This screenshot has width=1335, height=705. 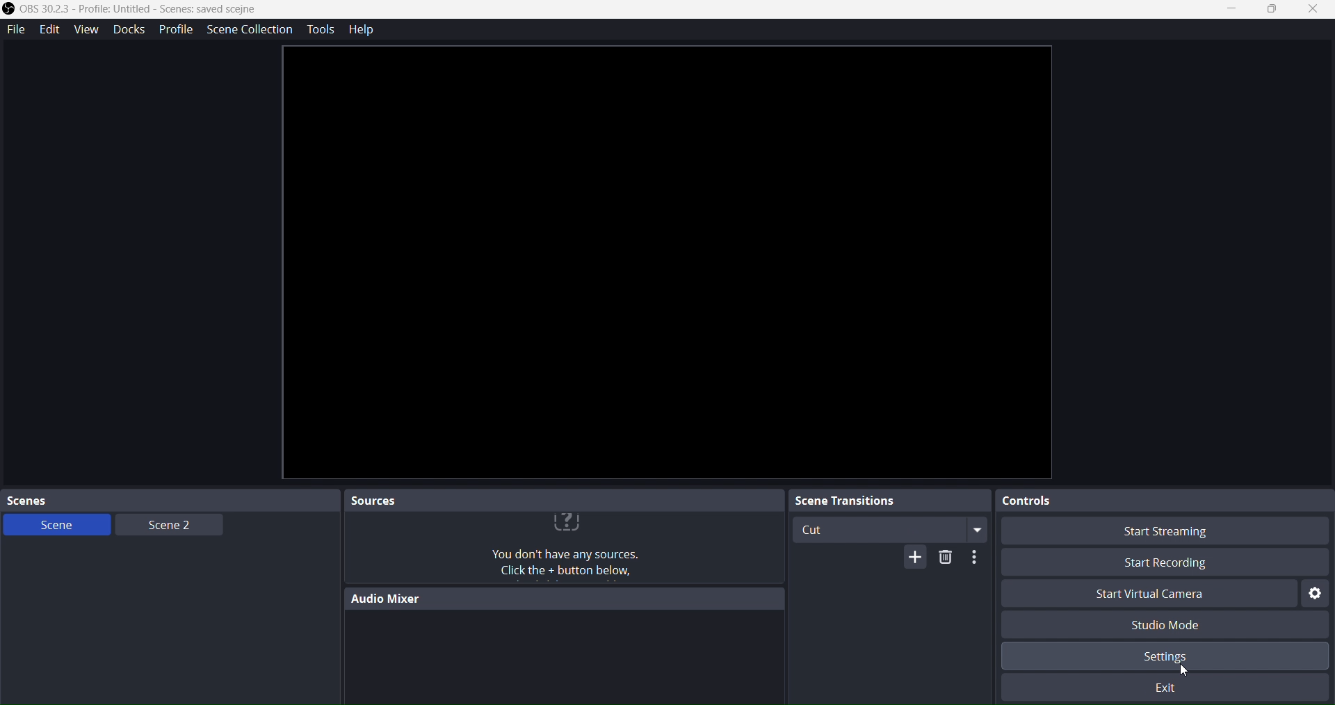 What do you see at coordinates (55, 525) in the screenshot?
I see `Scene` at bounding box center [55, 525].